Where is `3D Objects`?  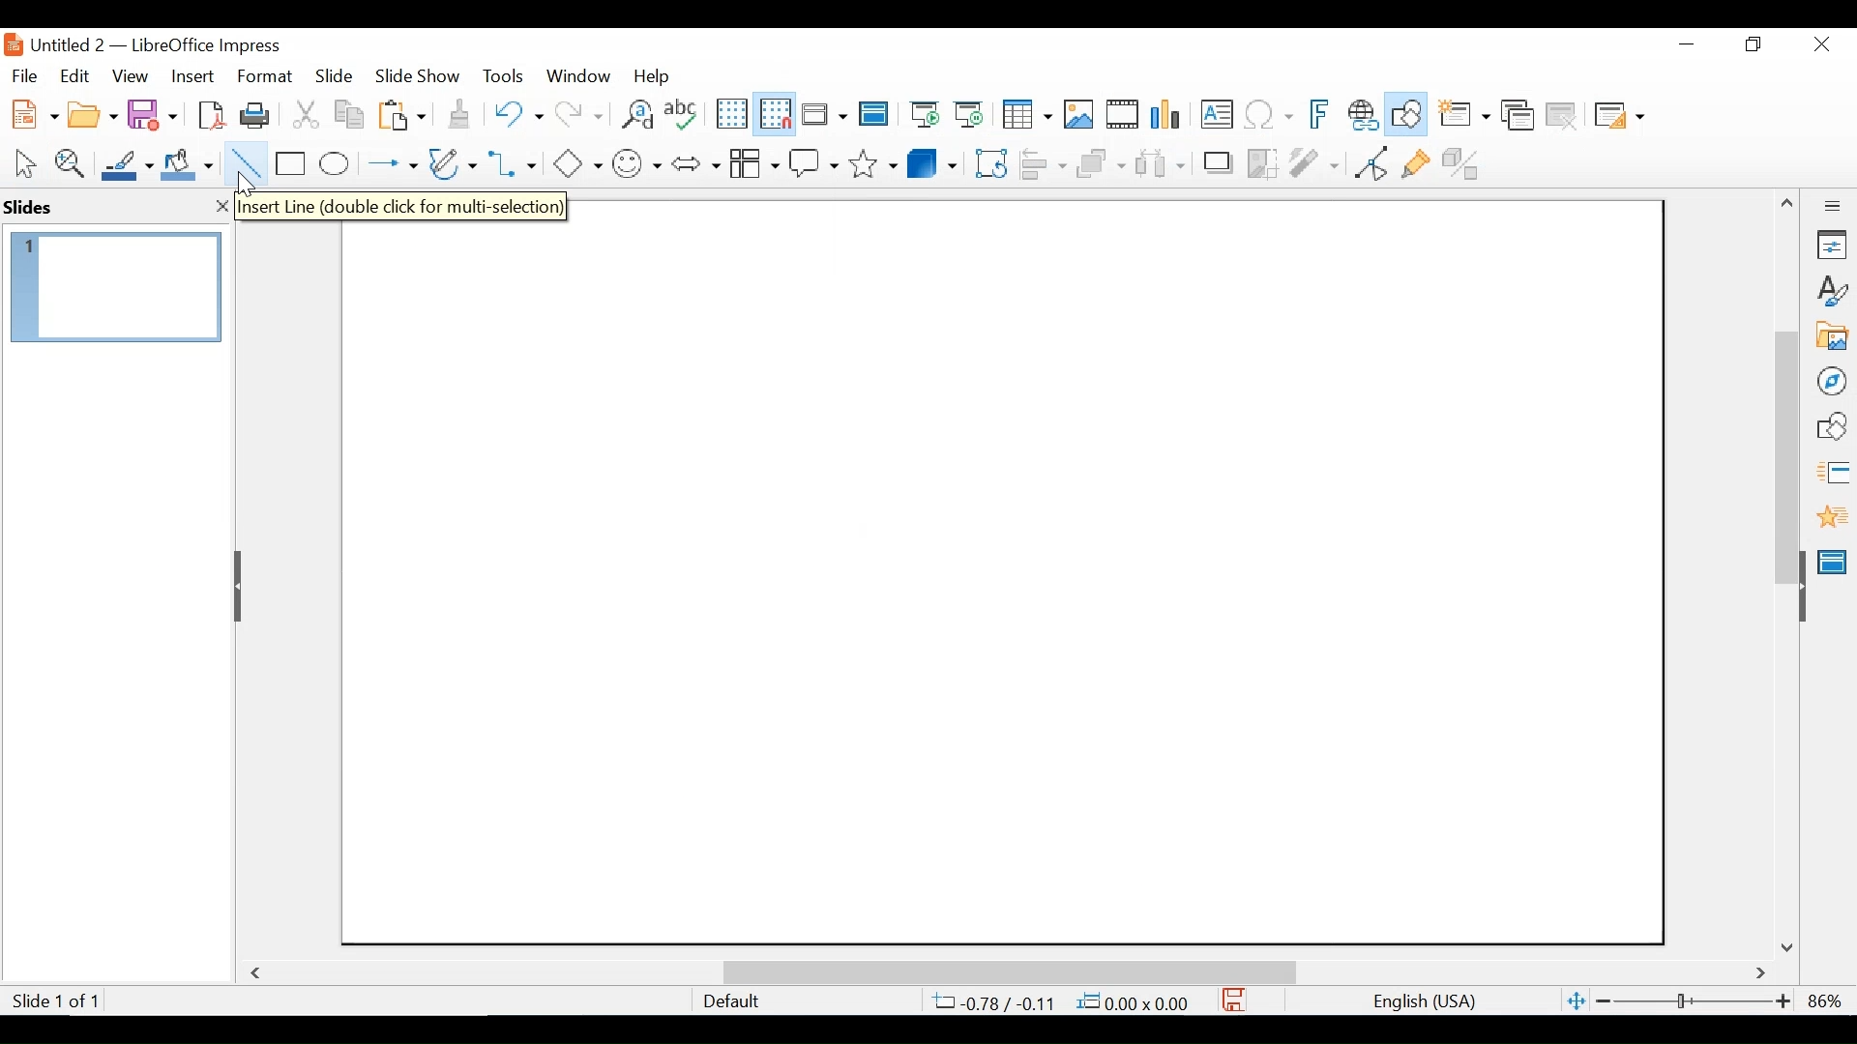 3D Objects is located at coordinates (932, 161).